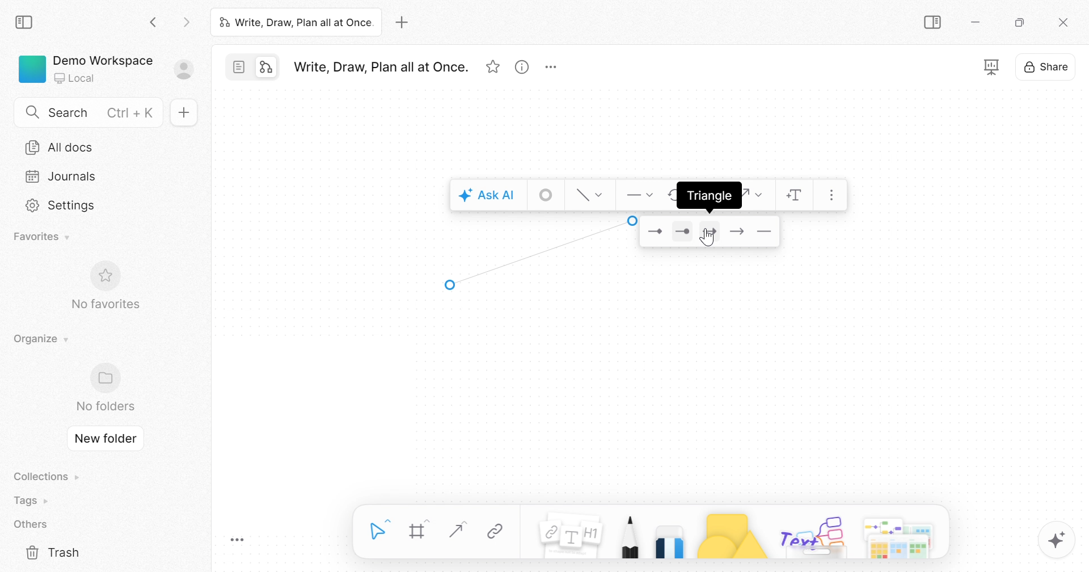  Describe the element at coordinates (496, 532) in the screenshot. I see `Link` at that location.